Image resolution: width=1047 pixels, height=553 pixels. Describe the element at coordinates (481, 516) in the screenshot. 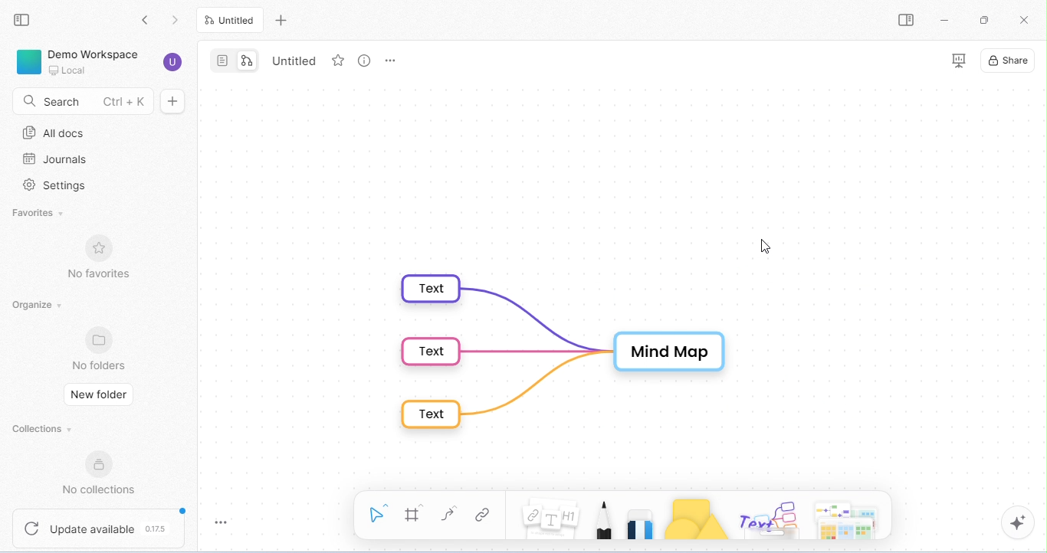

I see `link` at that location.